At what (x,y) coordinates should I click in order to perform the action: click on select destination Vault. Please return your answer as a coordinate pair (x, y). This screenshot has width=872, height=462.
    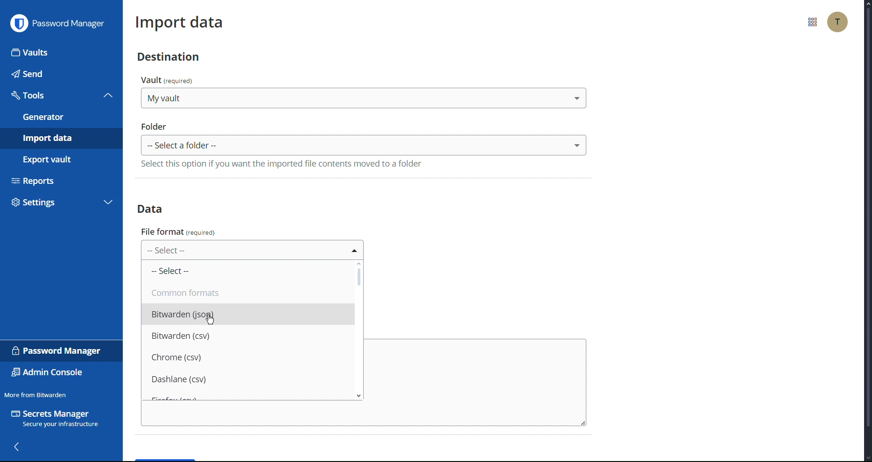
    Looking at the image, I should click on (363, 98).